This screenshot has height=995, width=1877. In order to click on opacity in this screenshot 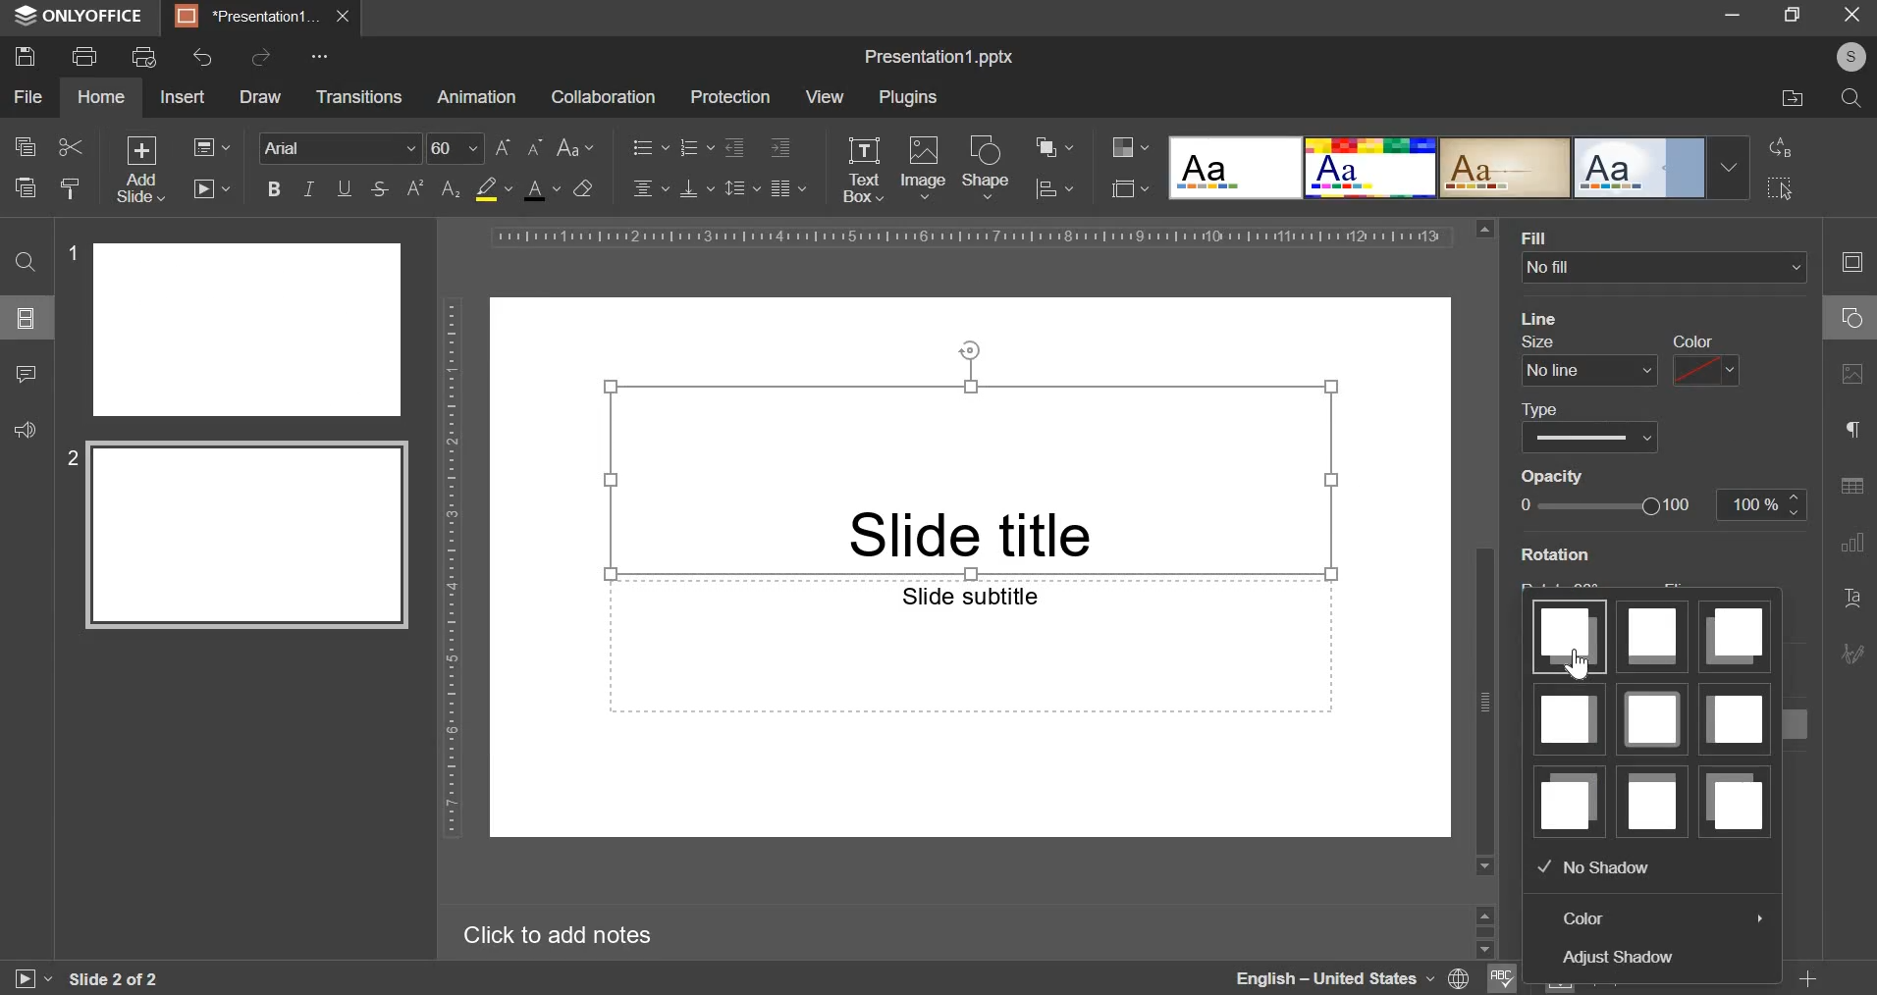, I will do `click(1562, 477)`.